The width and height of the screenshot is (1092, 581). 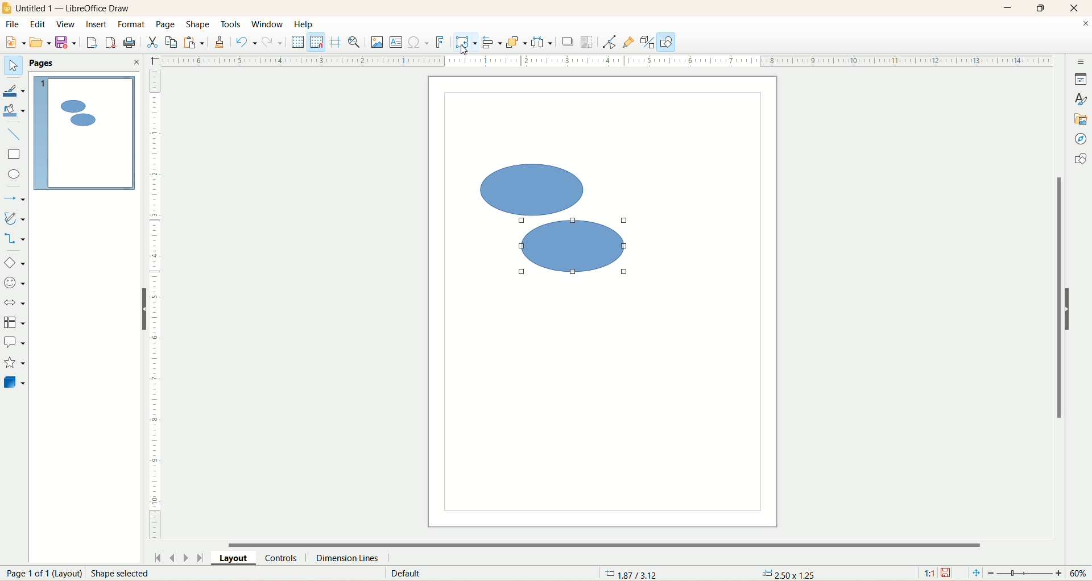 I want to click on layout, so click(x=236, y=557).